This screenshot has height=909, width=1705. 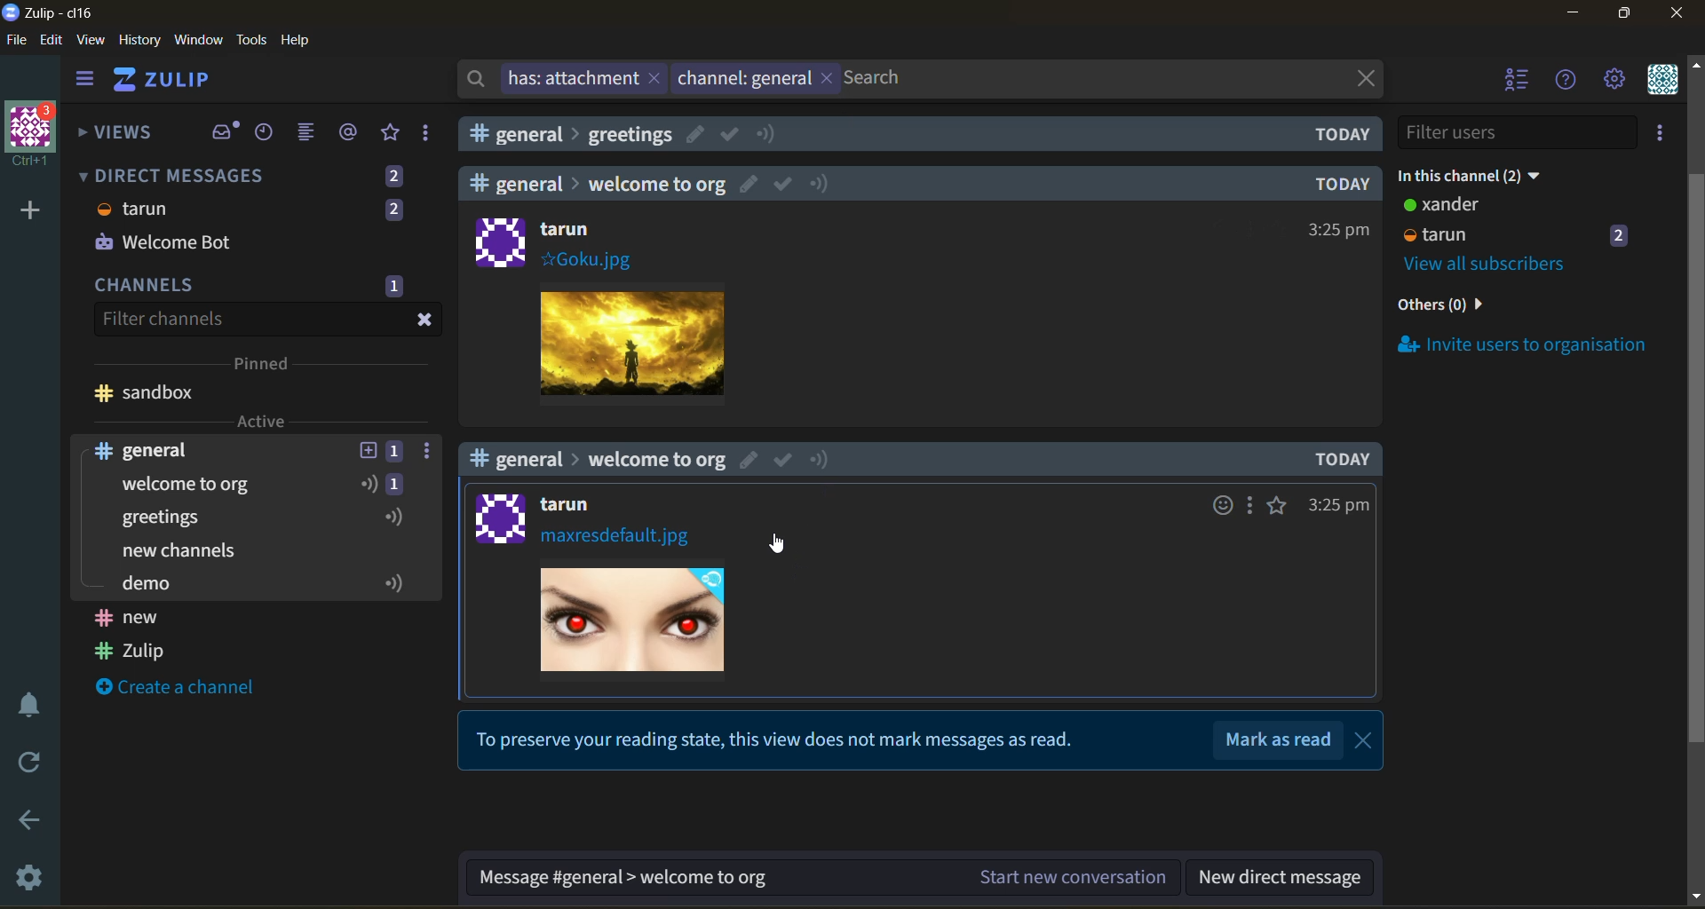 What do you see at coordinates (157, 518) in the screenshot?
I see `greetings` at bounding box center [157, 518].